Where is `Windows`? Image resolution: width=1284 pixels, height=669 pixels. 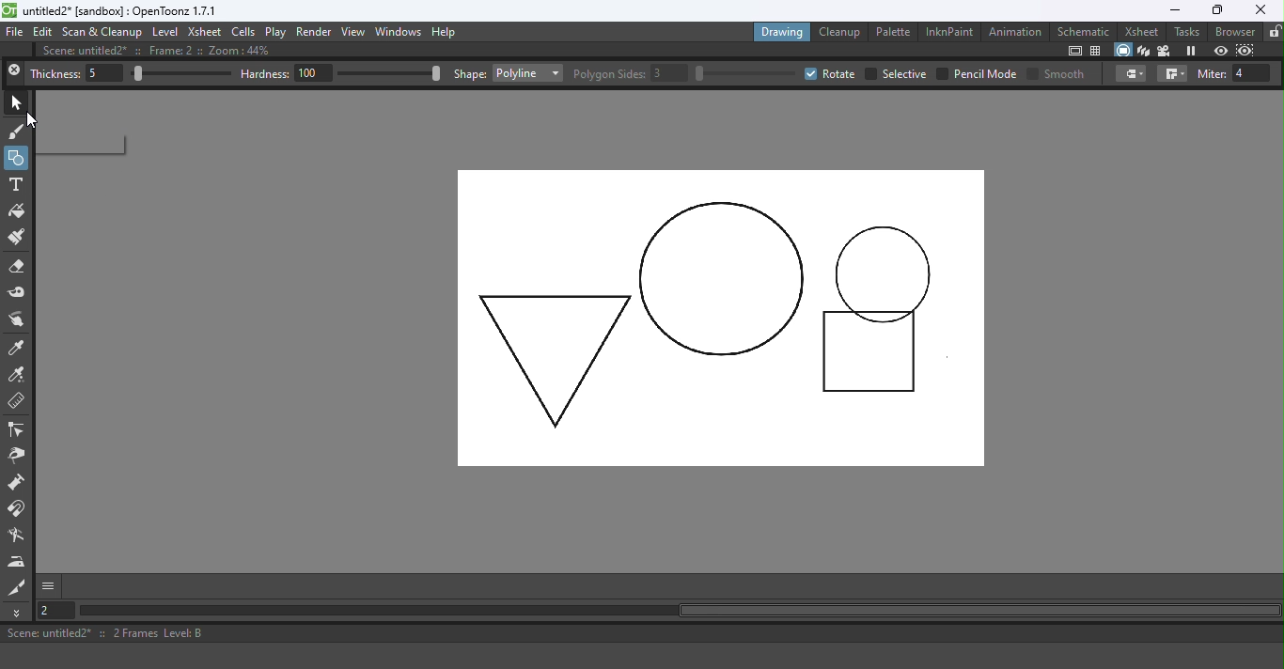 Windows is located at coordinates (398, 33).